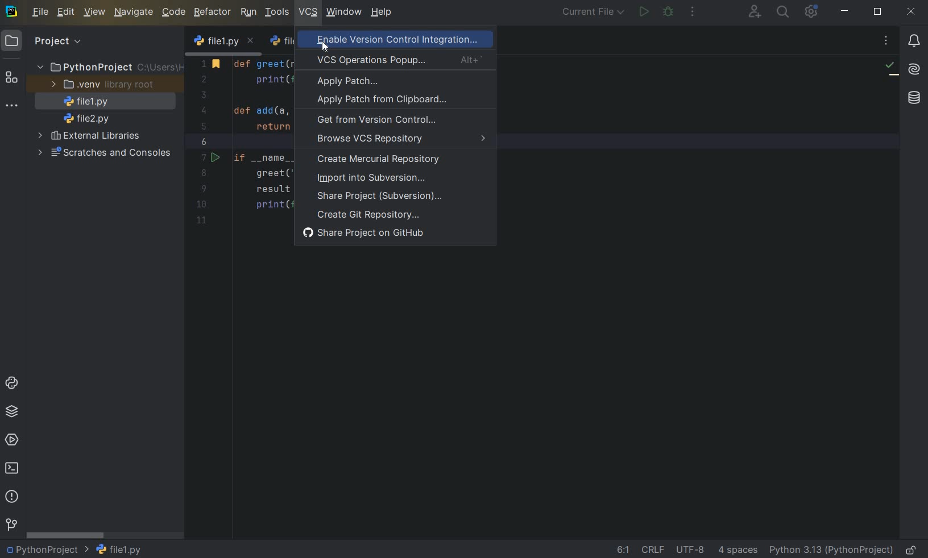 The image size is (928, 558). I want to click on AI Assistant, so click(915, 70).